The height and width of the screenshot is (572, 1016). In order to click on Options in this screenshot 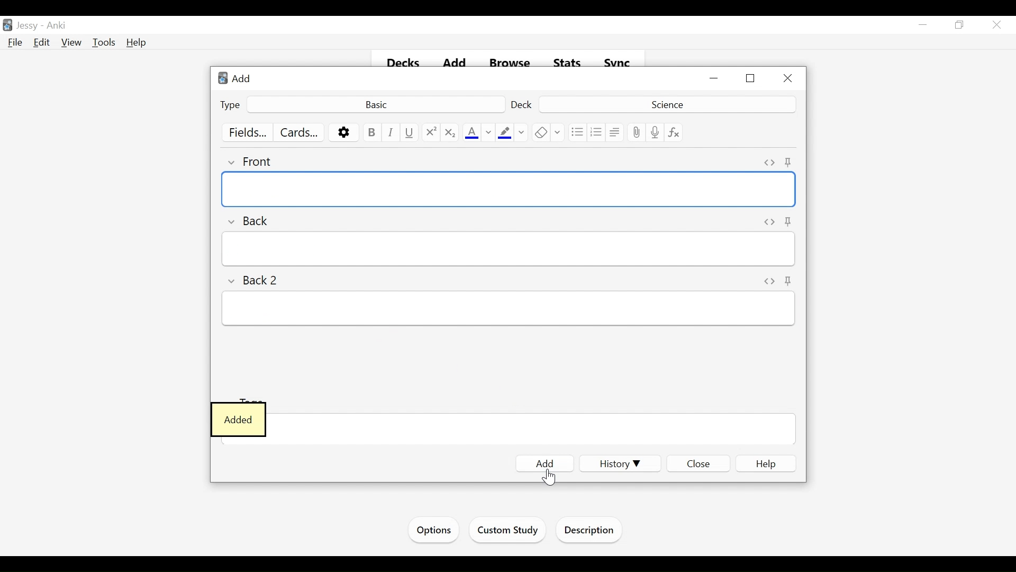, I will do `click(432, 530)`.